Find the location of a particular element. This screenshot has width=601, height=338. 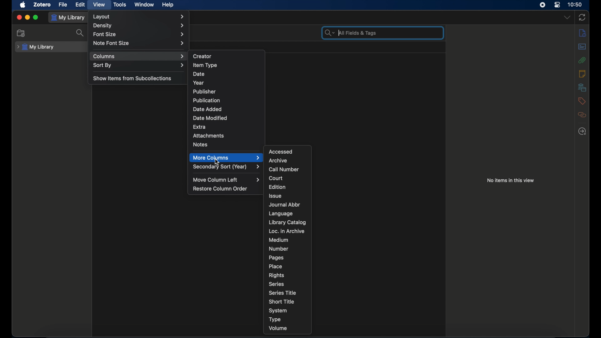

number is located at coordinates (279, 248).